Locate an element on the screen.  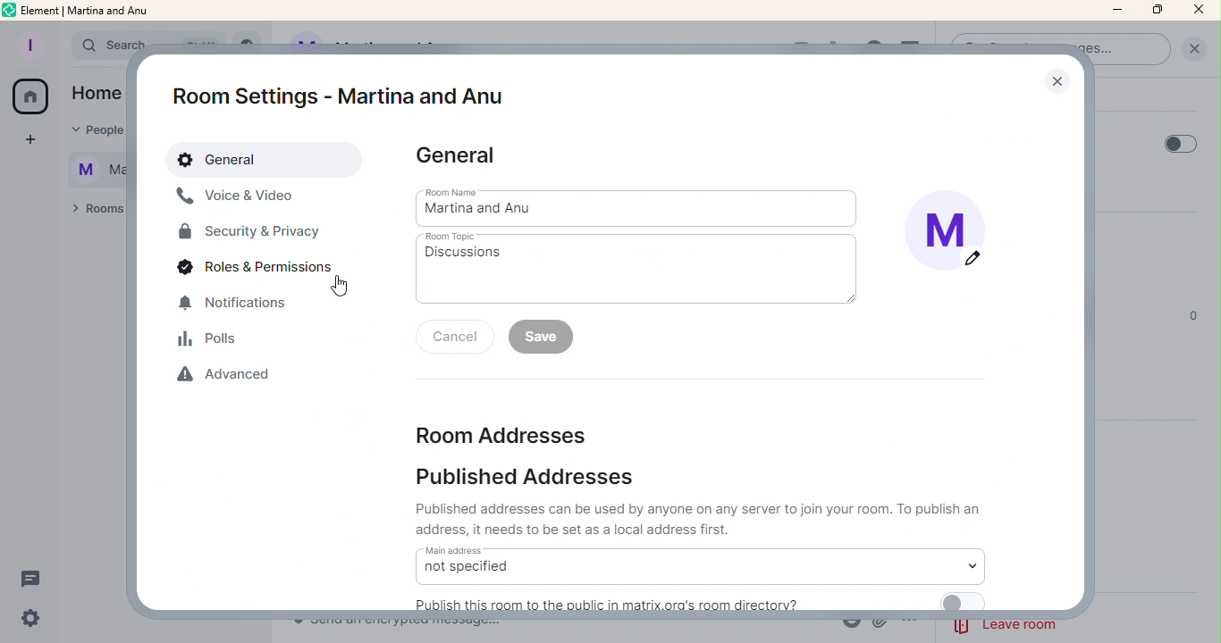
Roles and permissions is located at coordinates (250, 271).